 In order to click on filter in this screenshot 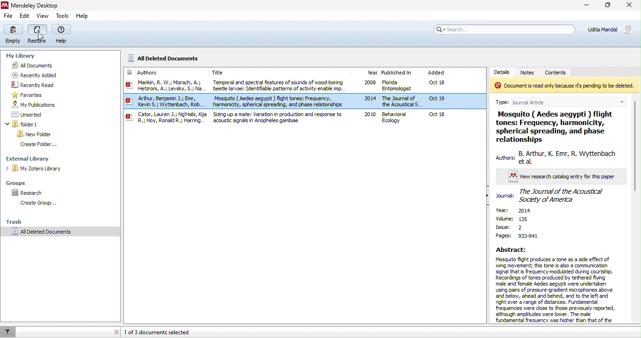, I will do `click(7, 331)`.